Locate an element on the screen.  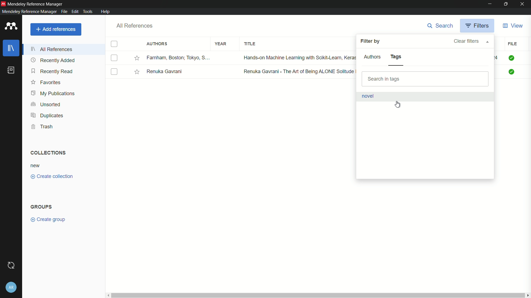
library is located at coordinates (12, 48).